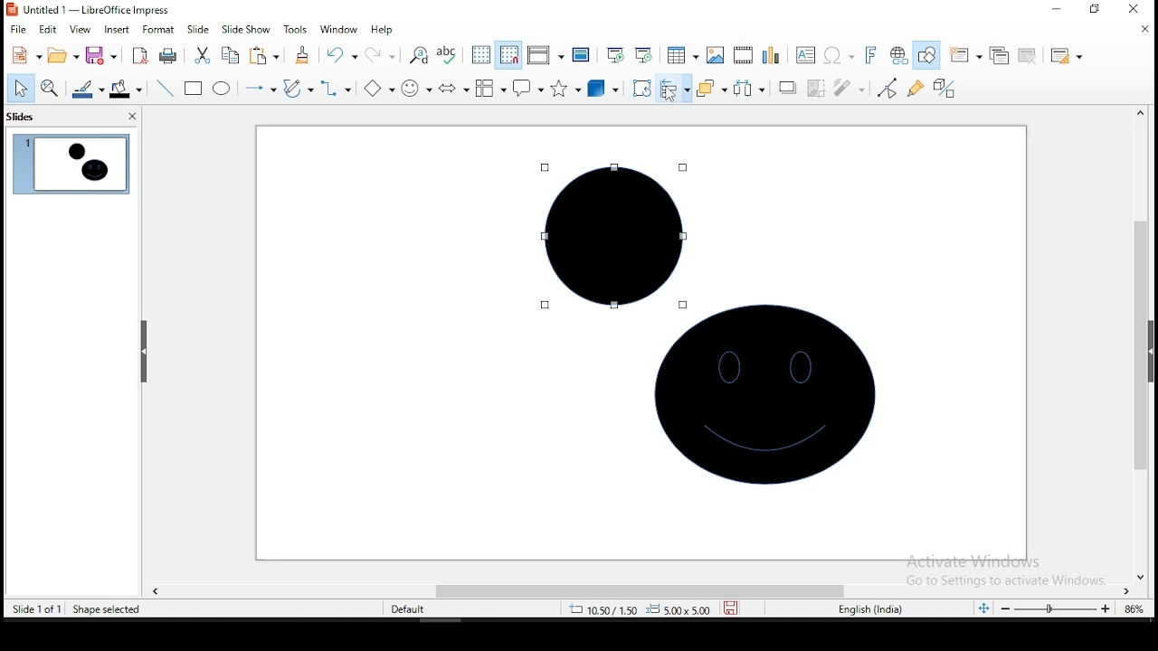 The height and width of the screenshot is (651, 1158). I want to click on slide, so click(198, 29).